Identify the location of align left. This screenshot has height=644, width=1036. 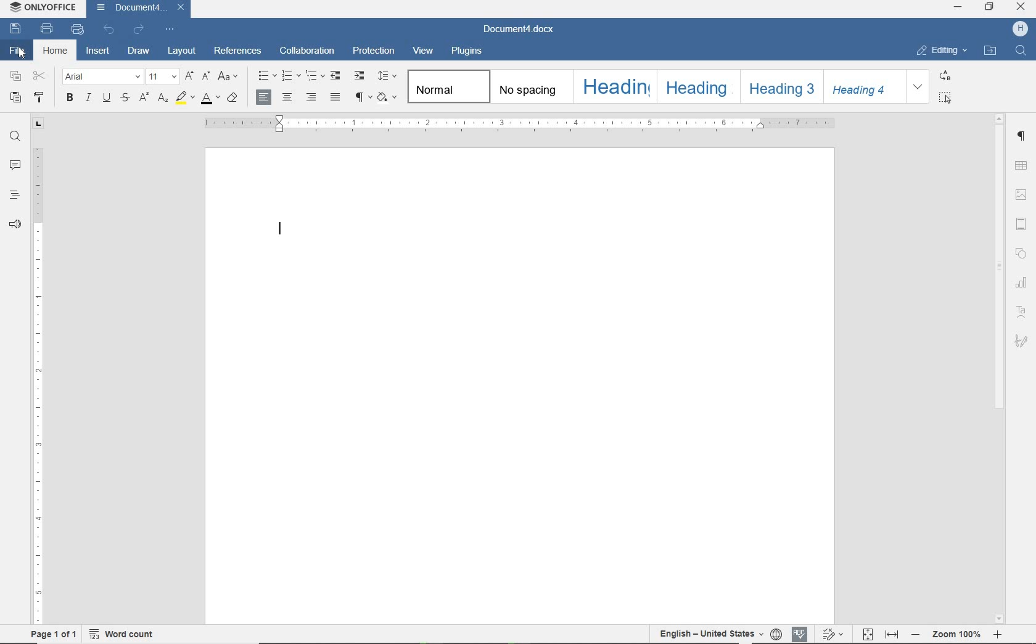
(264, 96).